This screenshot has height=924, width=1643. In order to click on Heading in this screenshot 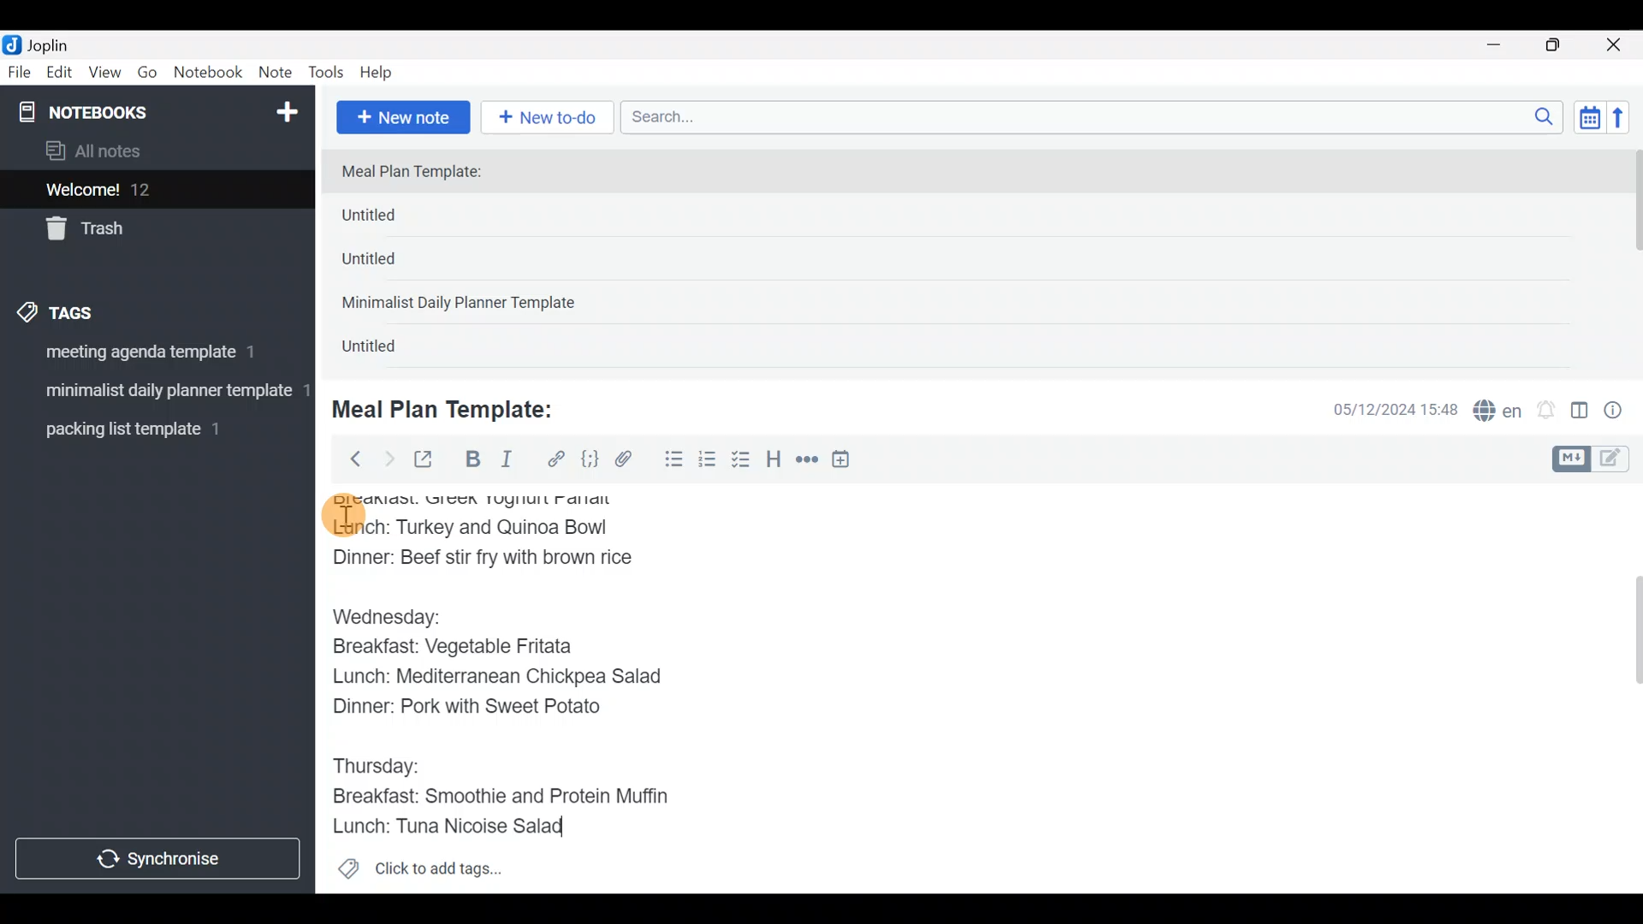, I will do `click(774, 462)`.